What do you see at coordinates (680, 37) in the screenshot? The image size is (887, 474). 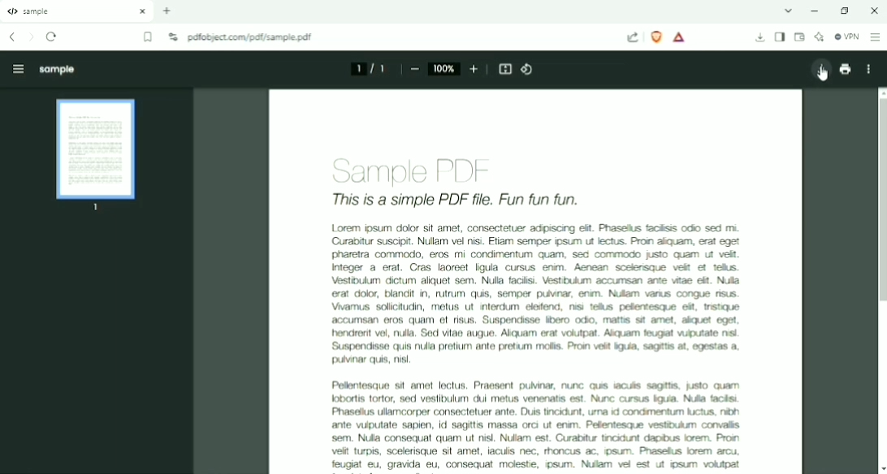 I see `Rewards` at bounding box center [680, 37].